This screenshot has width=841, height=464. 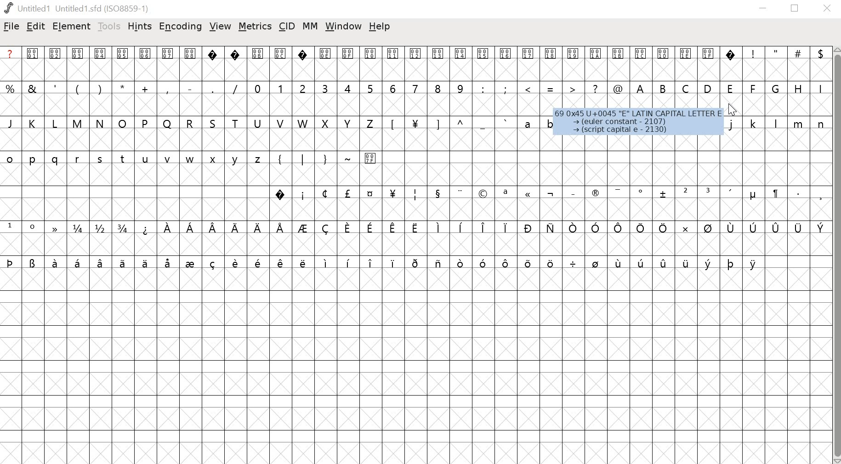 I want to click on close, so click(x=827, y=9).